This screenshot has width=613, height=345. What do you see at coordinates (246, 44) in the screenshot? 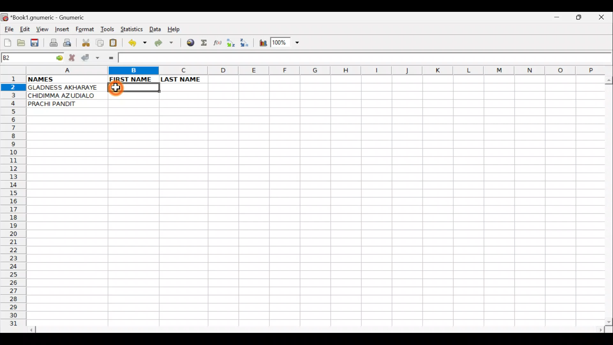
I see `Sort Descending order` at bounding box center [246, 44].